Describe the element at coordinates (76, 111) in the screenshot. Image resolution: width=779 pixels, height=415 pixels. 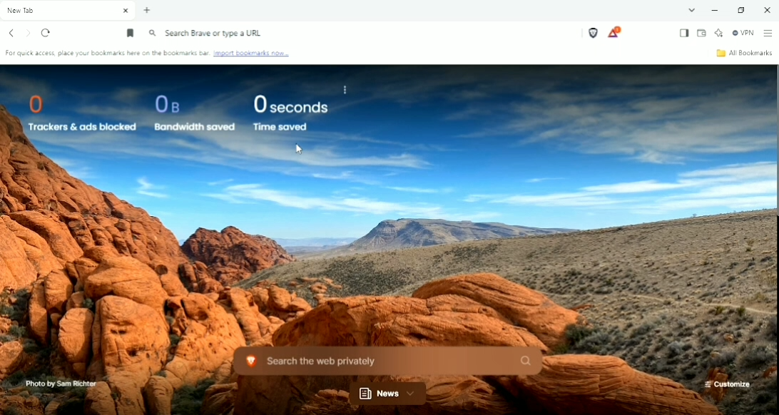
I see `0 Trackers & ads blocked` at that location.